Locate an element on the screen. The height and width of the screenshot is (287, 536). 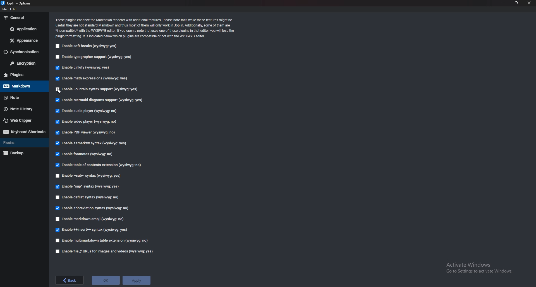
Keyboard shortcuts is located at coordinates (24, 132).